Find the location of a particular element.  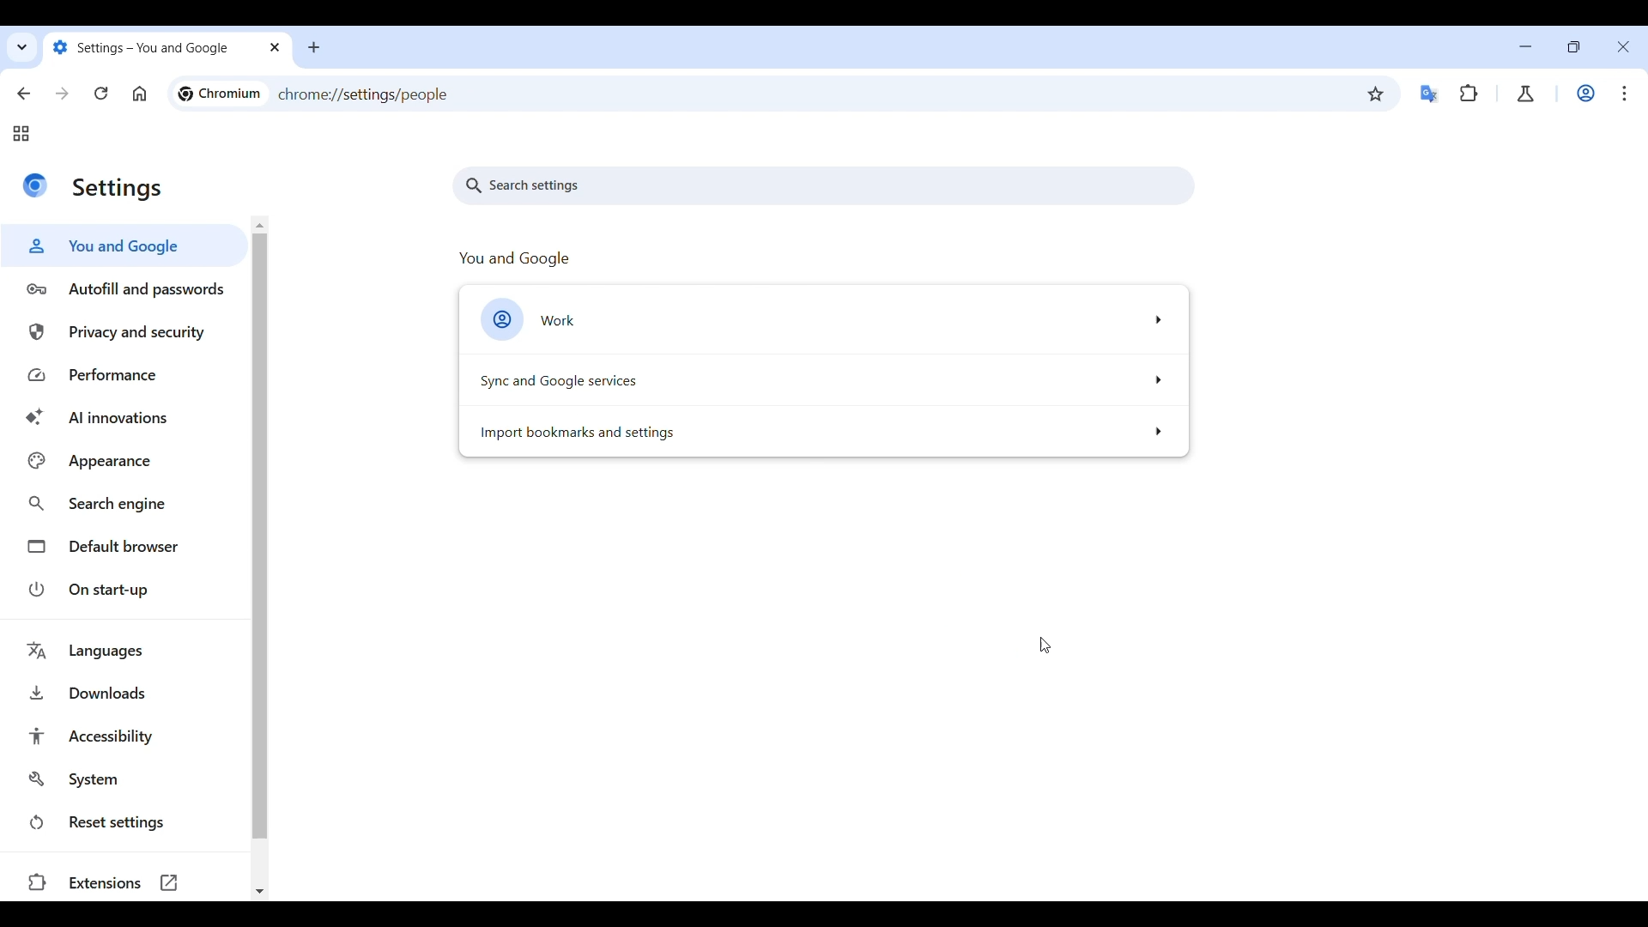

Languages is located at coordinates (124, 651).